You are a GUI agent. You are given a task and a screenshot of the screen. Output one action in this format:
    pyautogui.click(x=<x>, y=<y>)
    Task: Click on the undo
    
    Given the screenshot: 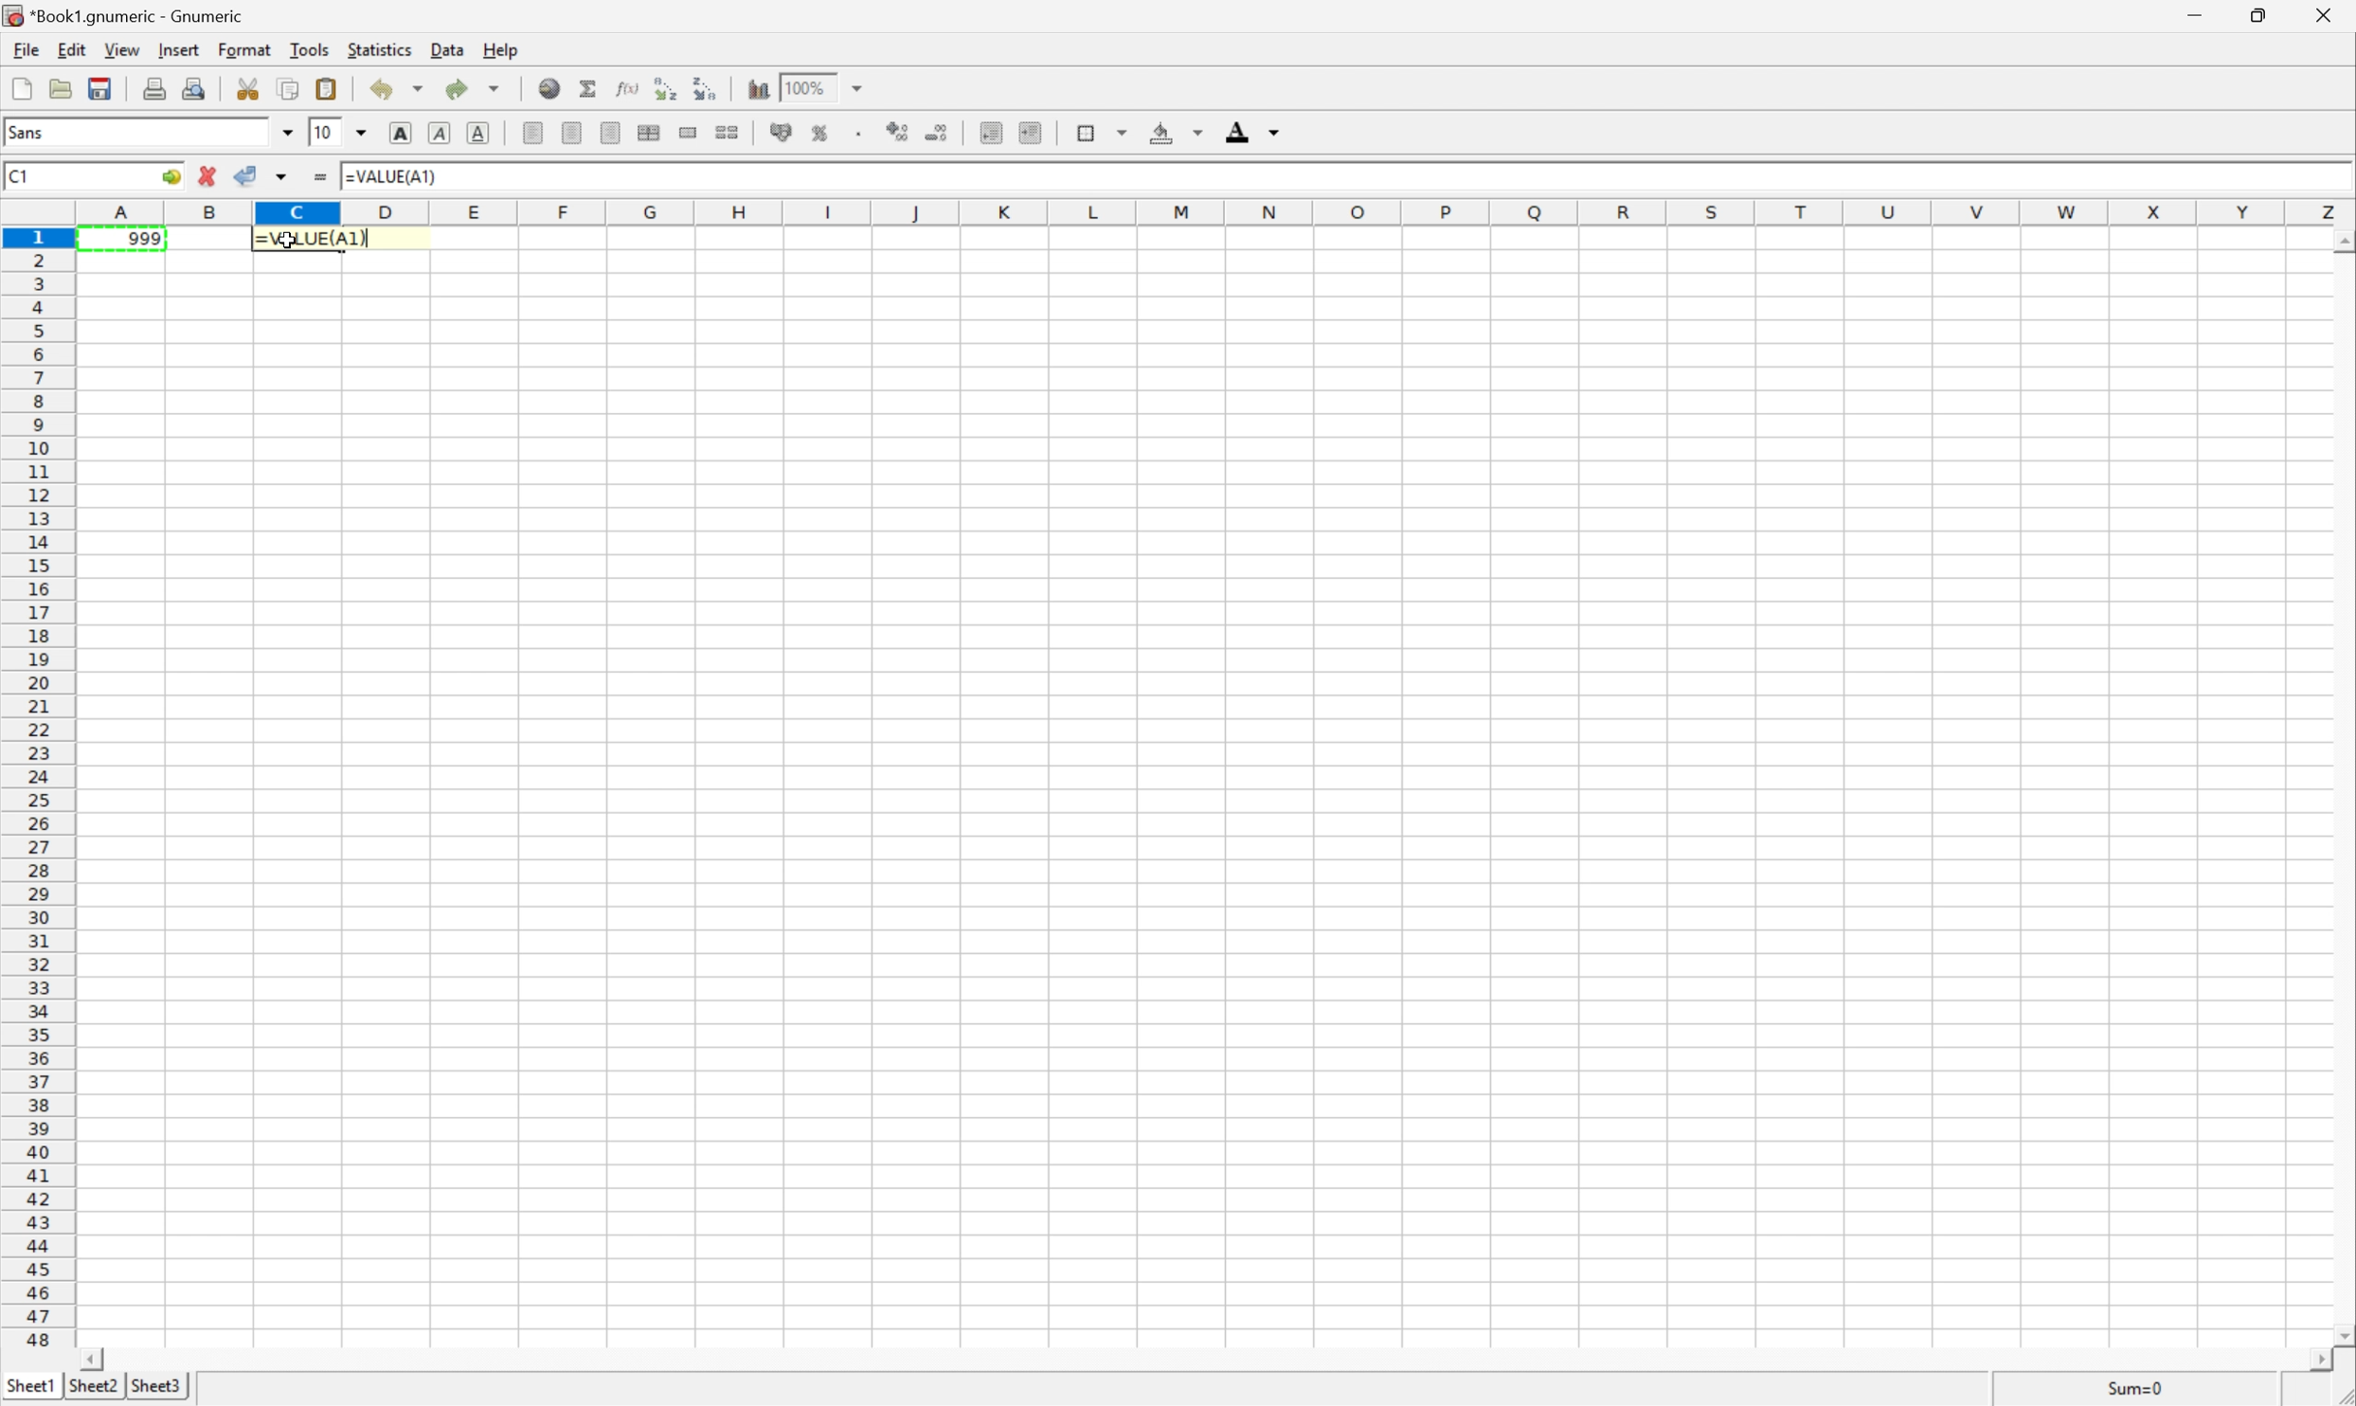 What is the action you would take?
    pyautogui.click(x=401, y=89)
    